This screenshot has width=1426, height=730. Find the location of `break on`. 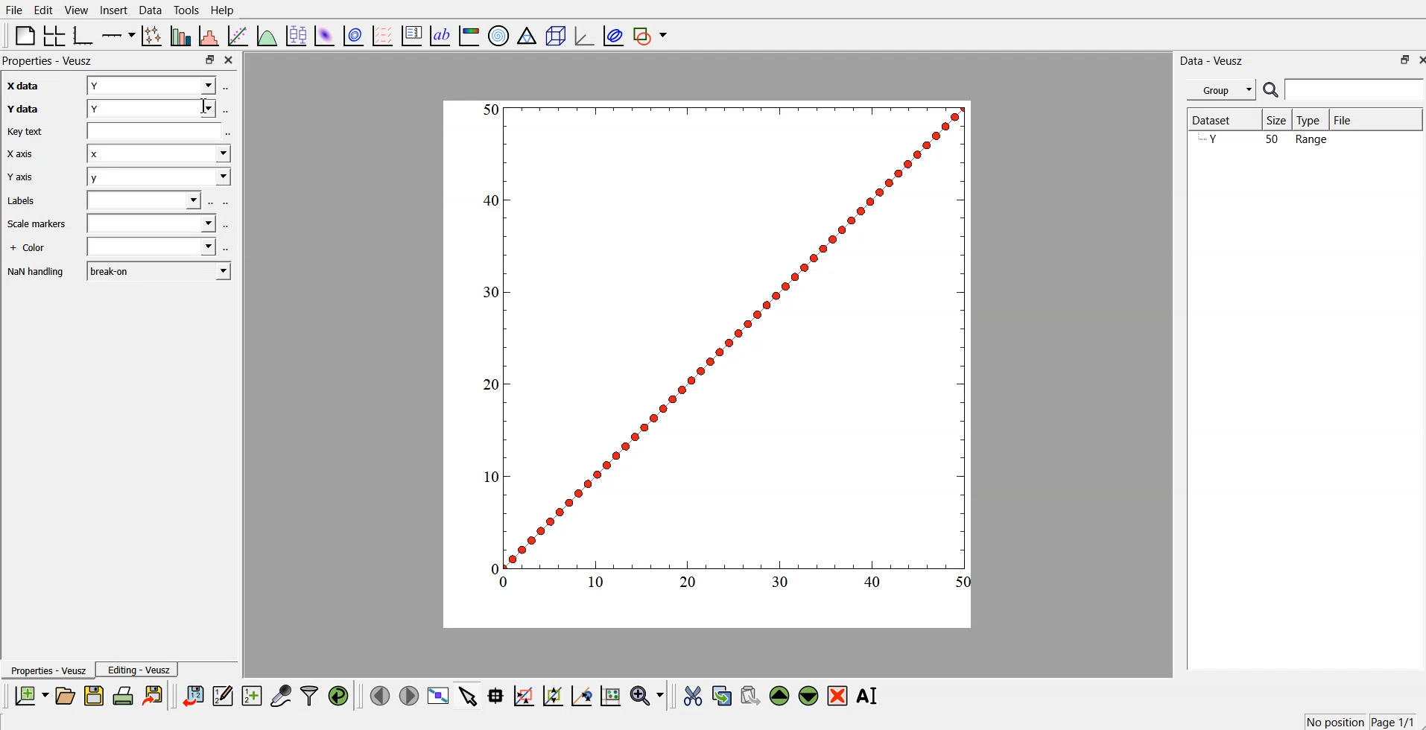

break on is located at coordinates (159, 270).